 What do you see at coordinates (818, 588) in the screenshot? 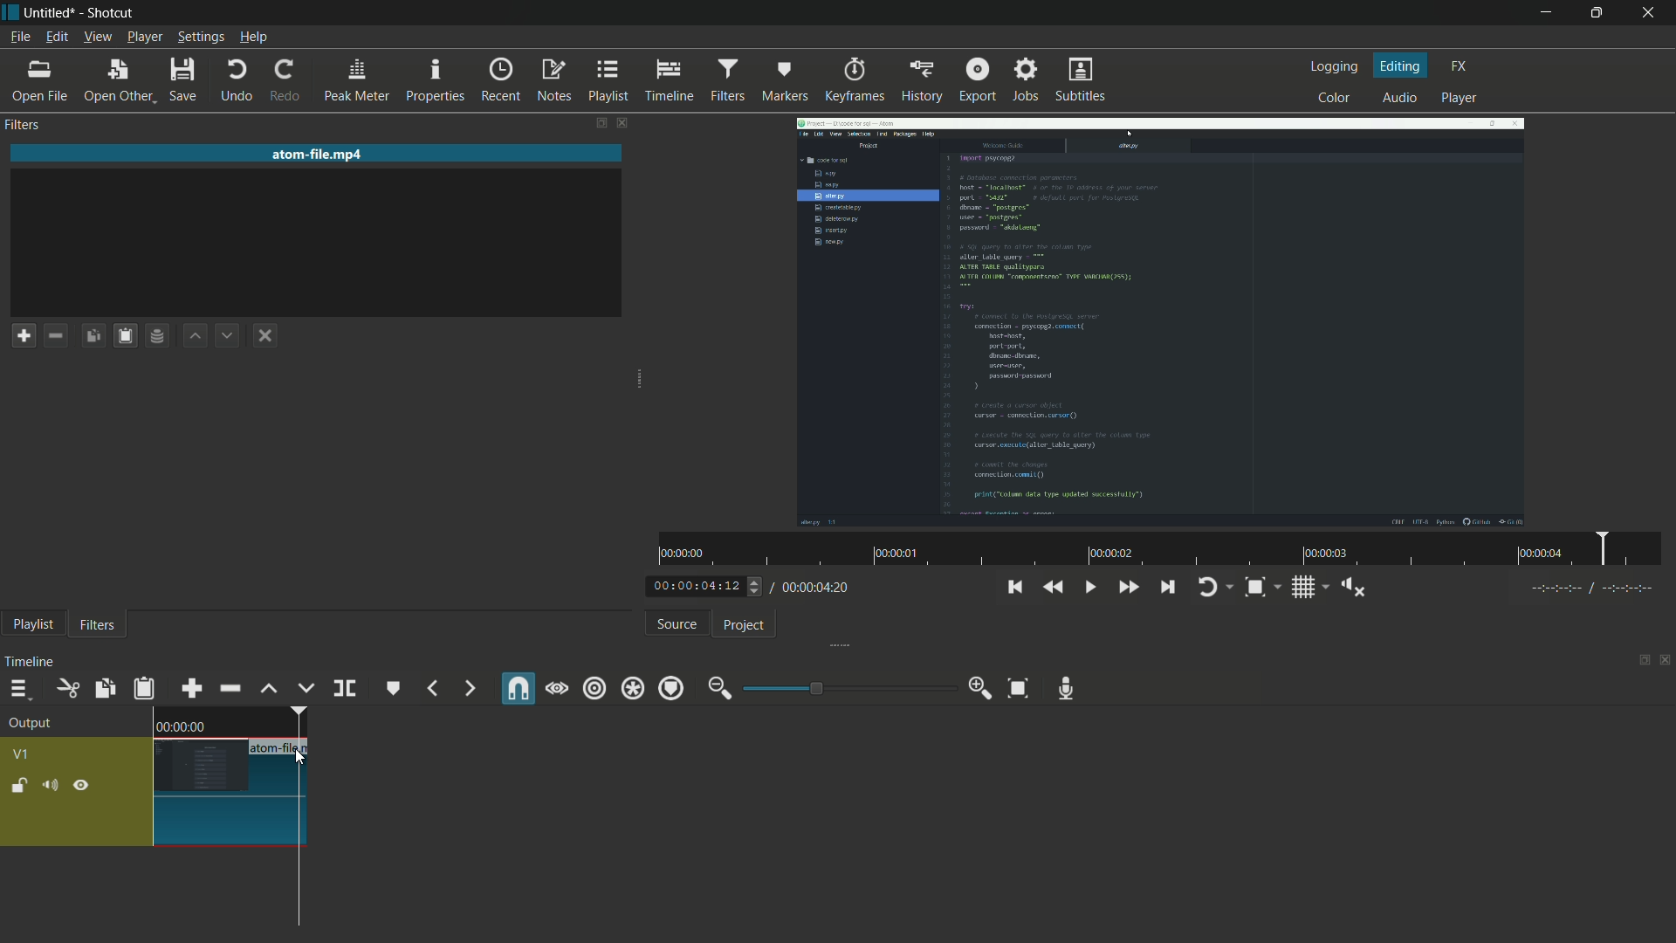
I see `total time` at bounding box center [818, 588].